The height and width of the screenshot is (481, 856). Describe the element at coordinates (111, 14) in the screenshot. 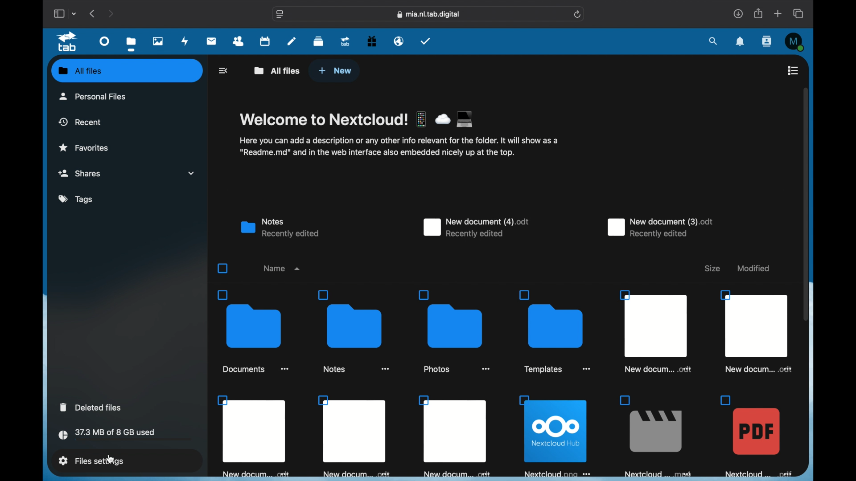

I see `next` at that location.